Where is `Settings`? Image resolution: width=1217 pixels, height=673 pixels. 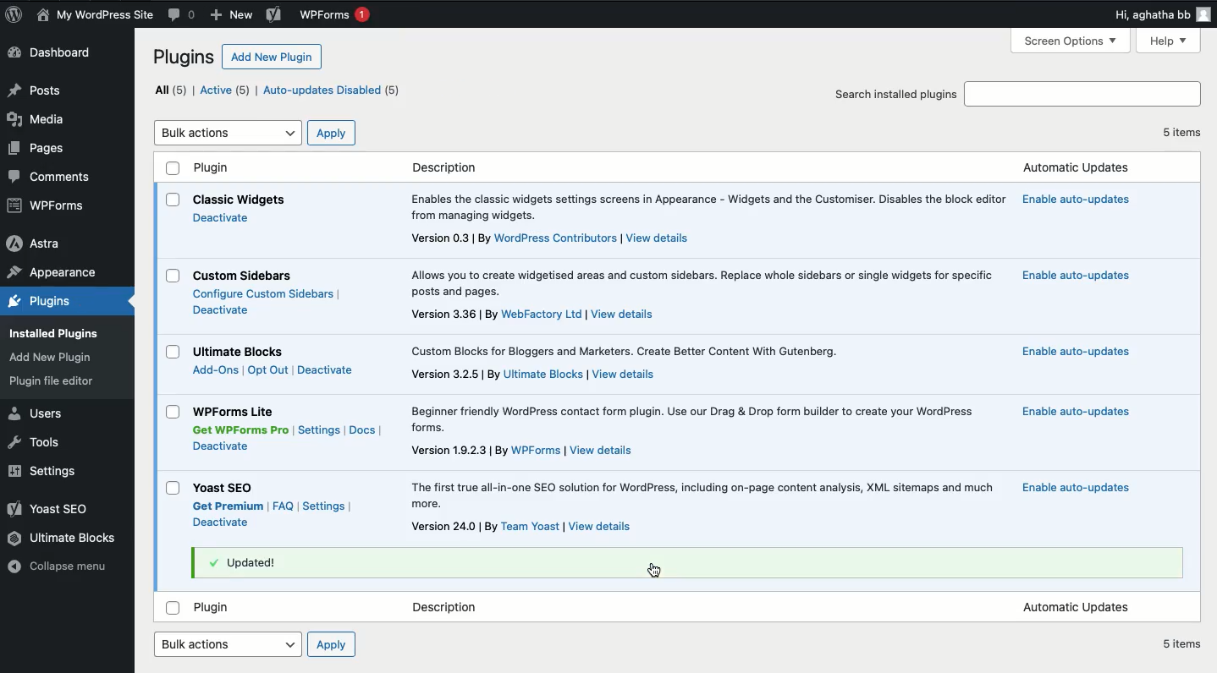
Settings is located at coordinates (320, 430).